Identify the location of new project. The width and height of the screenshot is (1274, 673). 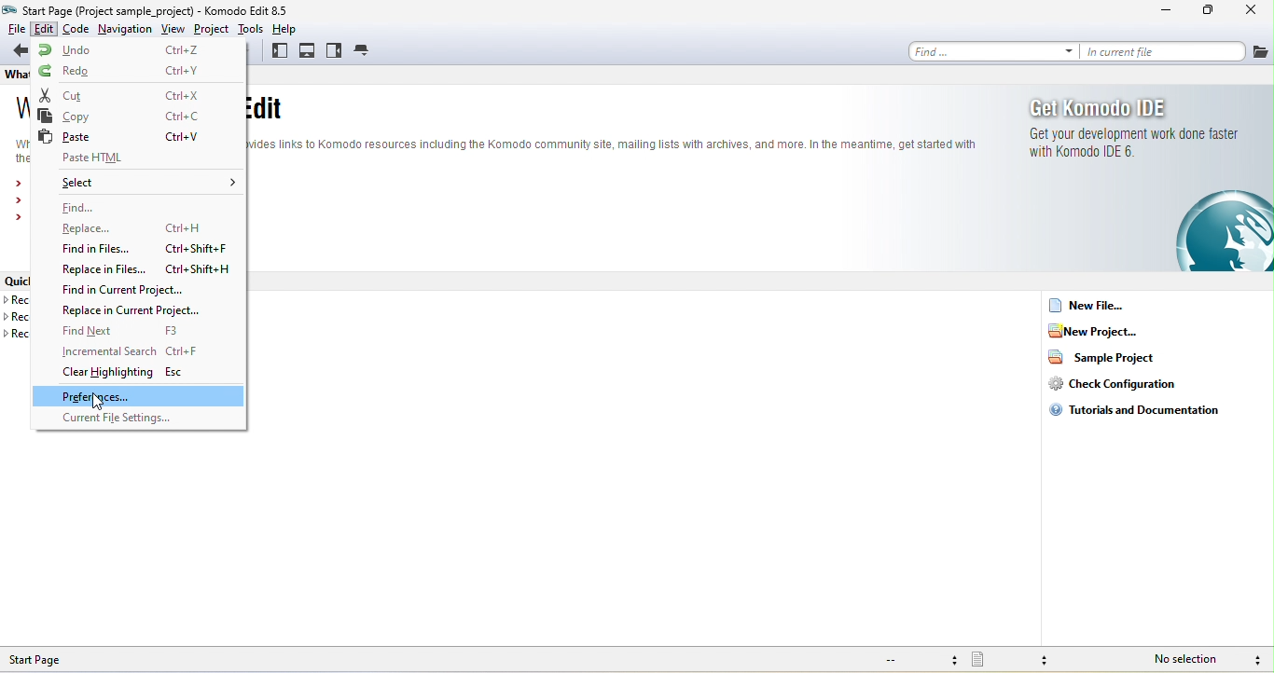
(1101, 329).